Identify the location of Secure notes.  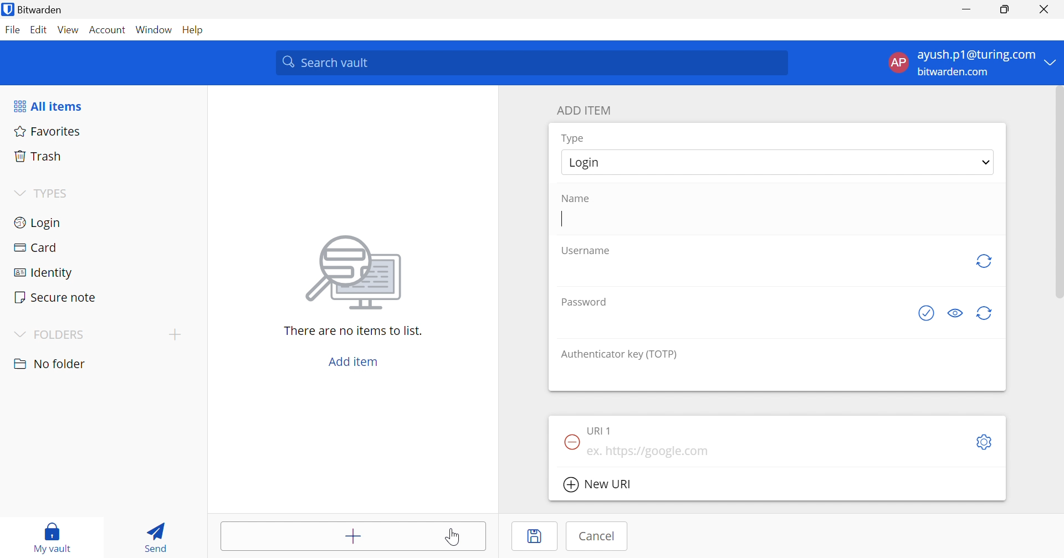
(57, 297).